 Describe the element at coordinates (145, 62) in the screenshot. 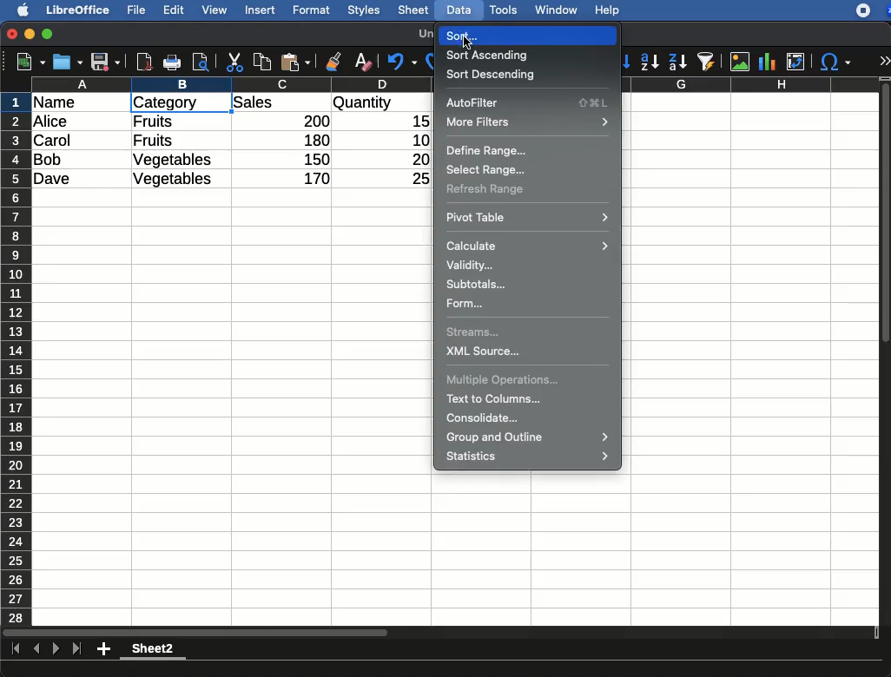

I see `pdf preview` at that location.